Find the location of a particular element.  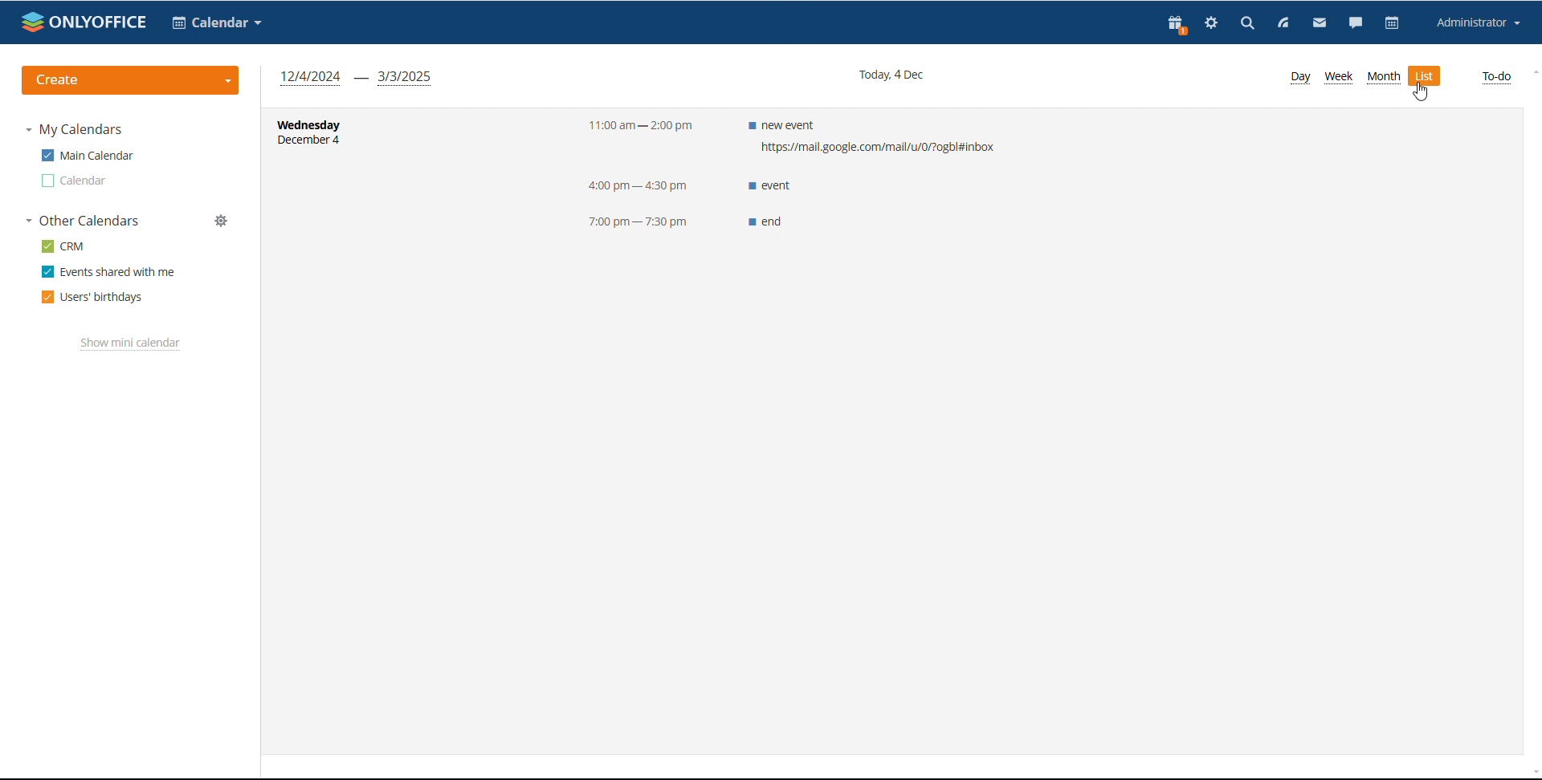

settings is located at coordinates (1209, 25).